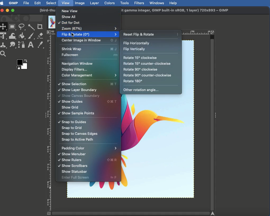  What do you see at coordinates (133, 81) in the screenshot?
I see `Rotate 180` at bounding box center [133, 81].